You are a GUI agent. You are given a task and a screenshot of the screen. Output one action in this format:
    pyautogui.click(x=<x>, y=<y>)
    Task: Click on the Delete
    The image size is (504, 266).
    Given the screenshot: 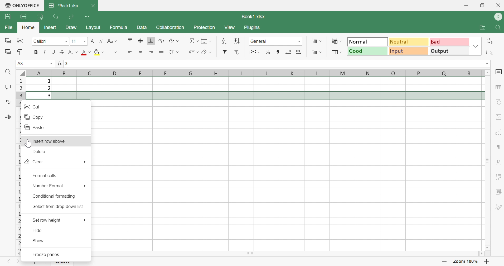 What is the action you would take?
    pyautogui.click(x=40, y=151)
    